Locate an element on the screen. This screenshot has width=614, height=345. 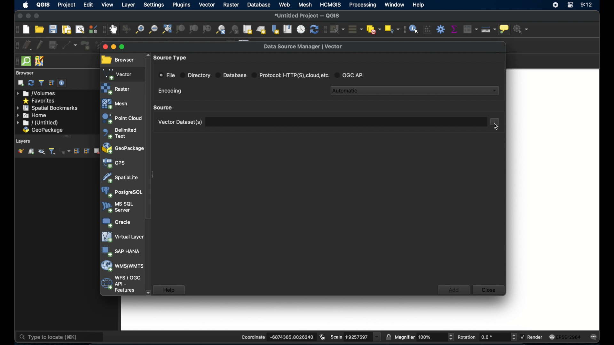
delimited text is located at coordinates (119, 133).